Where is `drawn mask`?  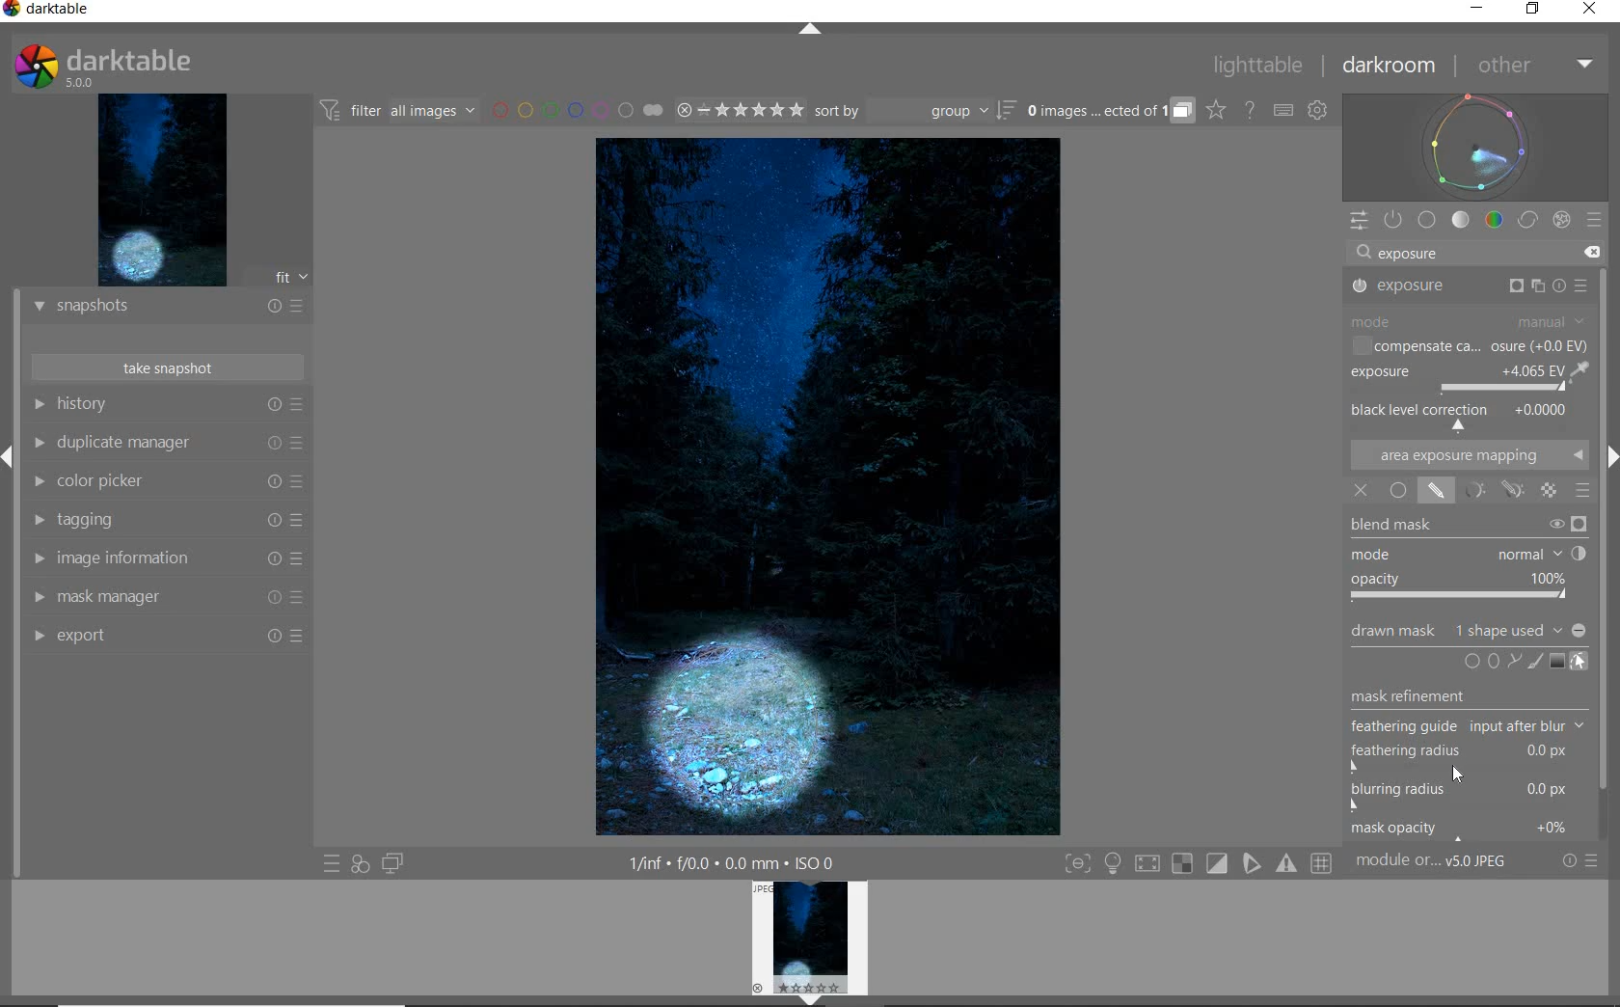 drawn mask is located at coordinates (1463, 629).